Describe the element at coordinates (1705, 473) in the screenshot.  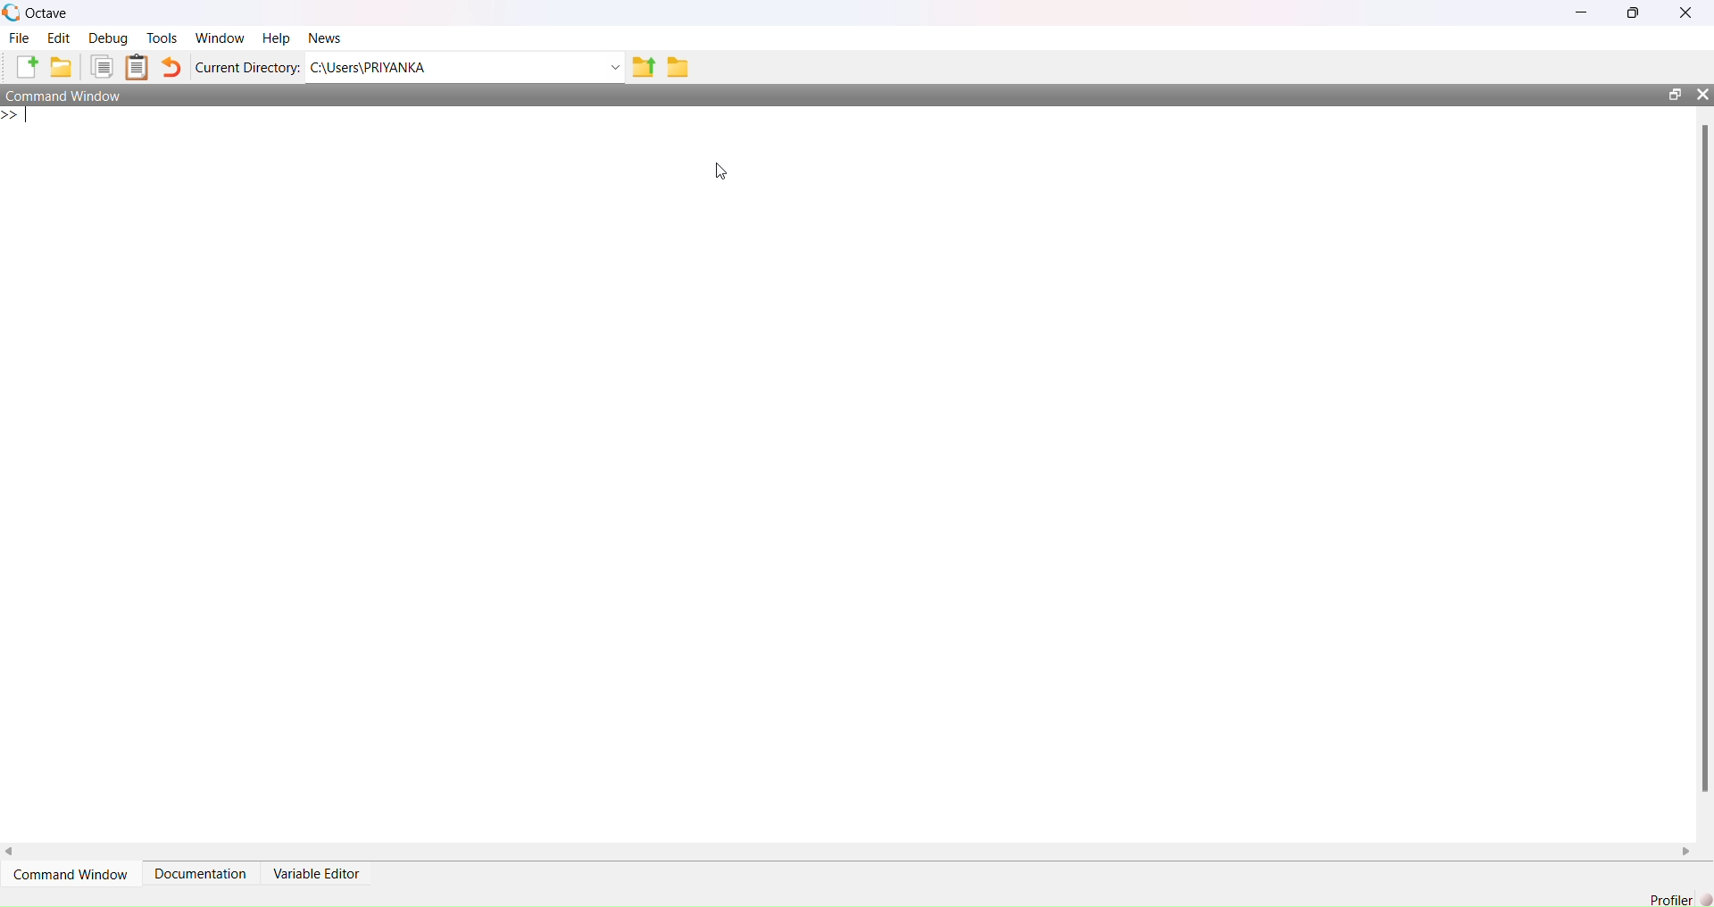
I see `vertical scroll bar` at that location.